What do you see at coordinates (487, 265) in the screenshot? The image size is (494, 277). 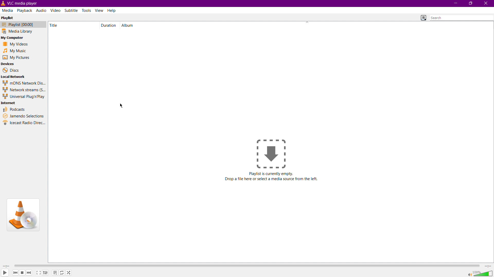 I see `--:--` at bounding box center [487, 265].